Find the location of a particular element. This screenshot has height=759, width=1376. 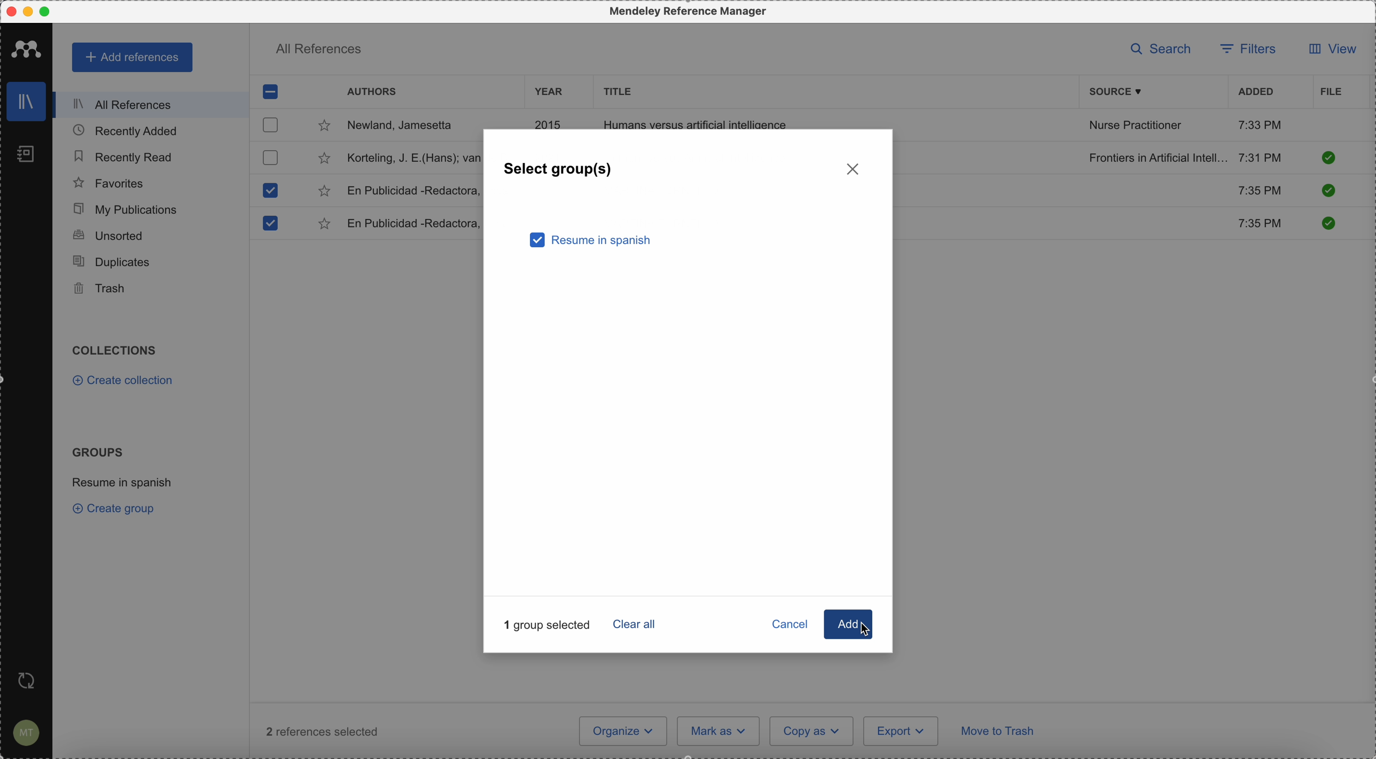

cancel is located at coordinates (791, 626).